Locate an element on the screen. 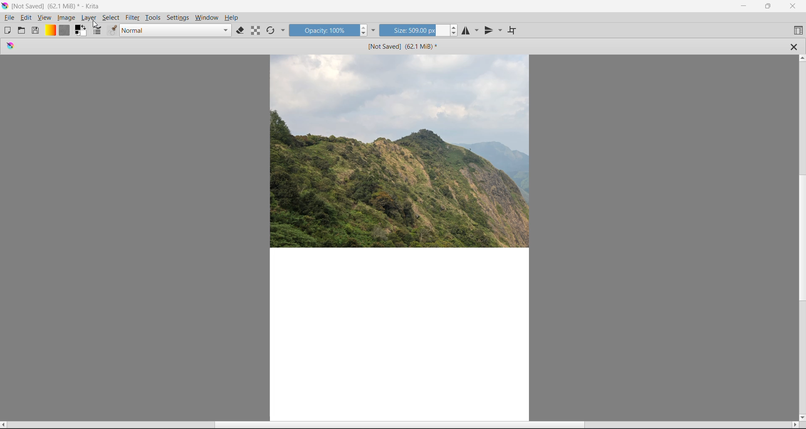  Create New Document is located at coordinates (7, 30).